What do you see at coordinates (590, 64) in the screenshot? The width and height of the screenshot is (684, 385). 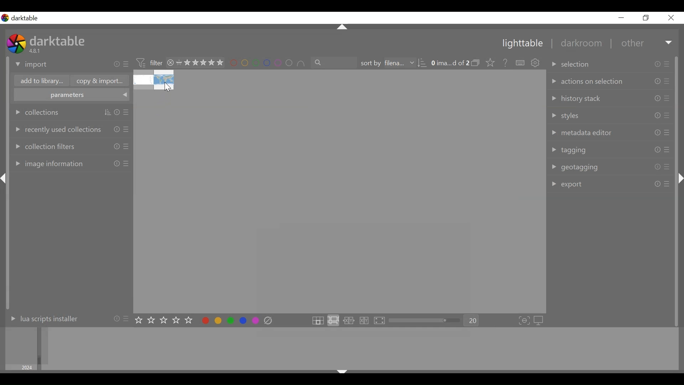 I see `selection` at bounding box center [590, 64].